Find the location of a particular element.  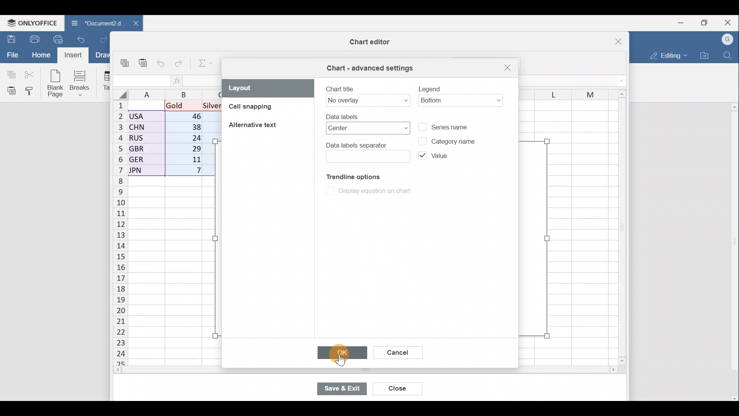

Chart editor is located at coordinates (362, 42).